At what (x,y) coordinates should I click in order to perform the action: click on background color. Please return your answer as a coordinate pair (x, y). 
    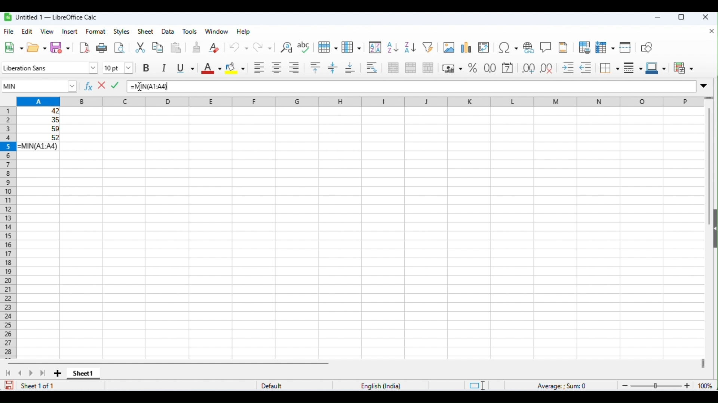
    Looking at the image, I should click on (235, 68).